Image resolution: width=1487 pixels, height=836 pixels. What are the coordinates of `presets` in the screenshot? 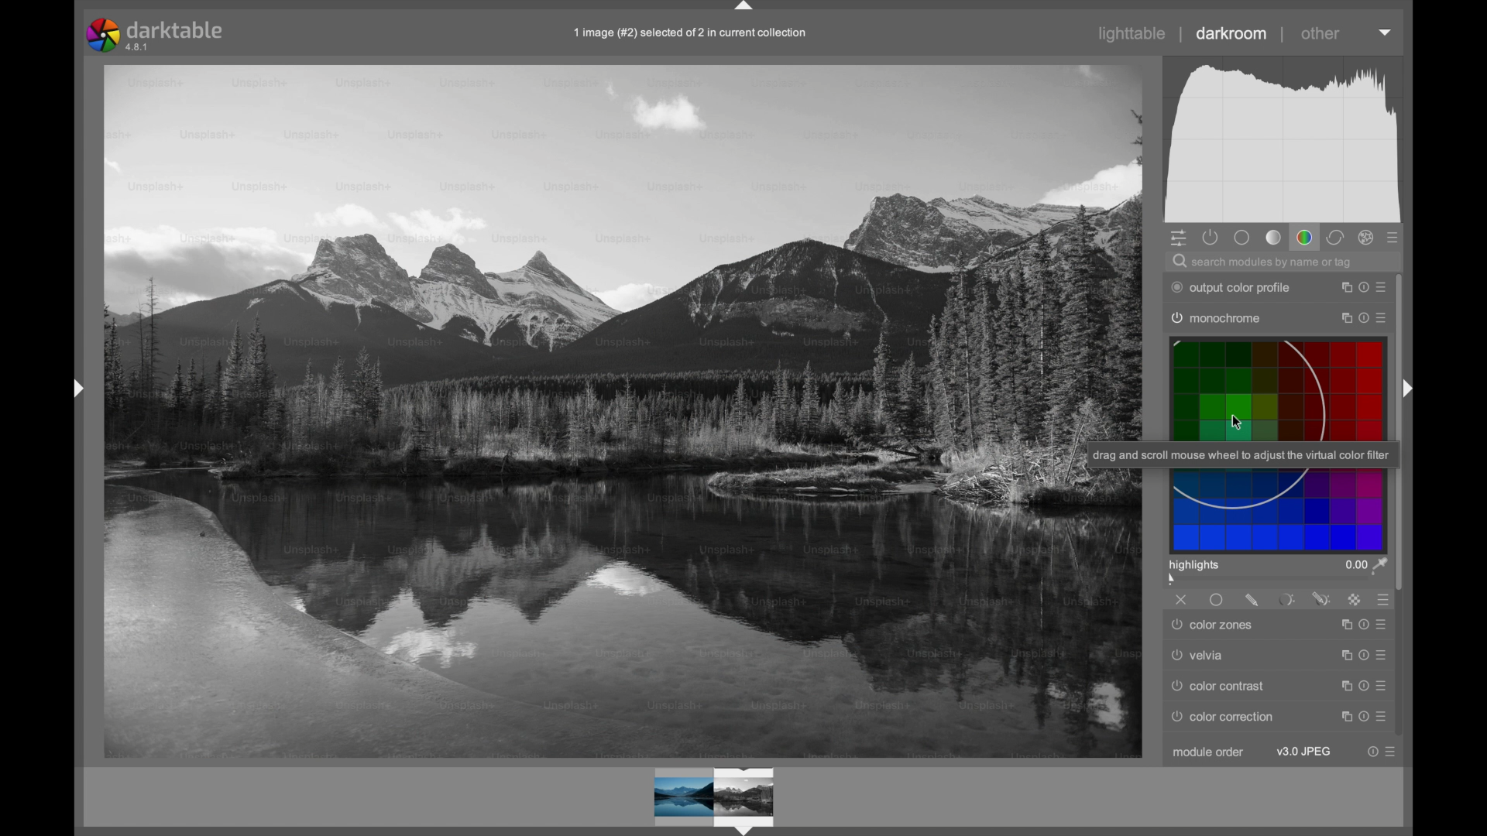 It's located at (1386, 317).